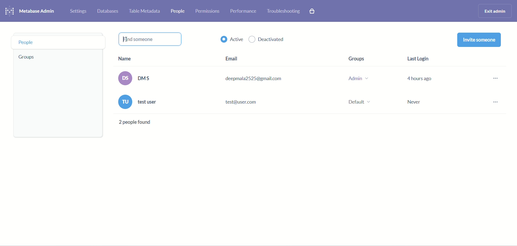  I want to click on name, so click(134, 81).